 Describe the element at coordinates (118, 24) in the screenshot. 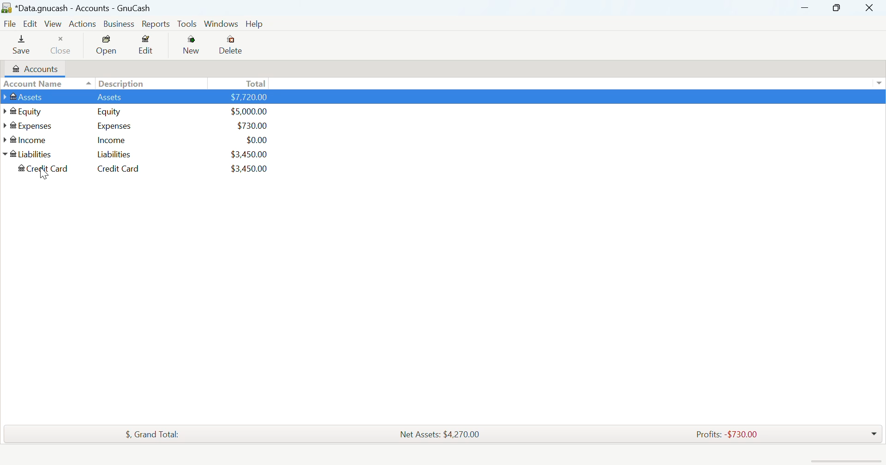

I see `Business` at that location.